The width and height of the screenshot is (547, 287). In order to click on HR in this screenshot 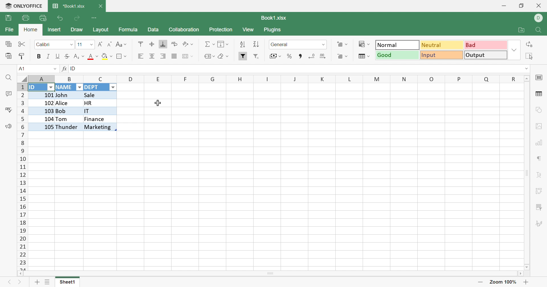, I will do `click(99, 103)`.